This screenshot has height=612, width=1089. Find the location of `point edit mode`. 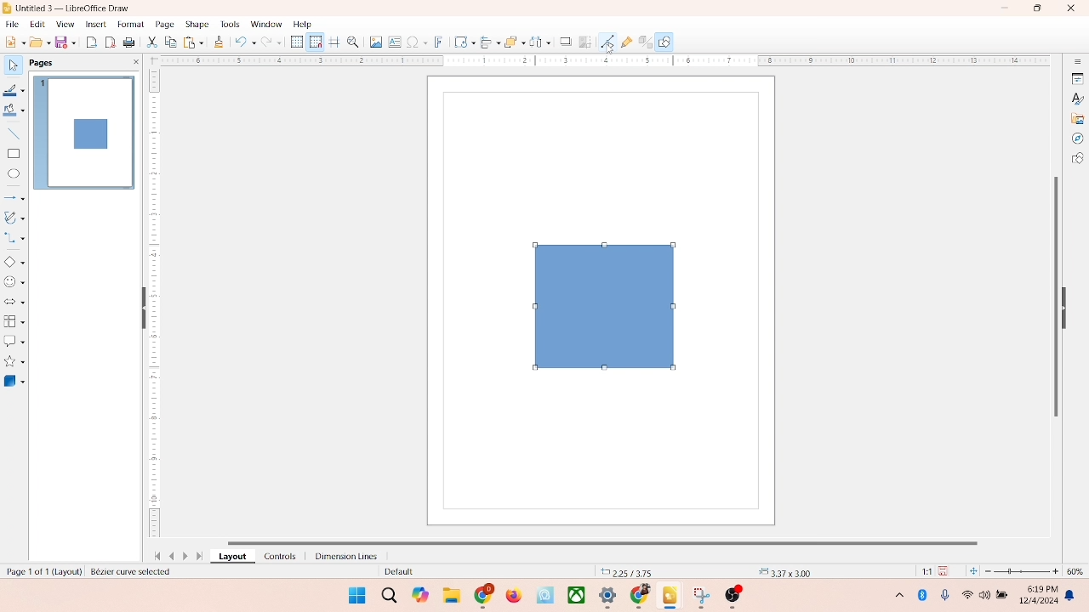

point edit mode is located at coordinates (607, 41).